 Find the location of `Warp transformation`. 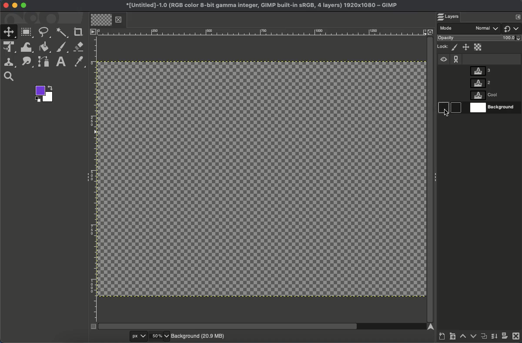

Warp transformation is located at coordinates (27, 48).